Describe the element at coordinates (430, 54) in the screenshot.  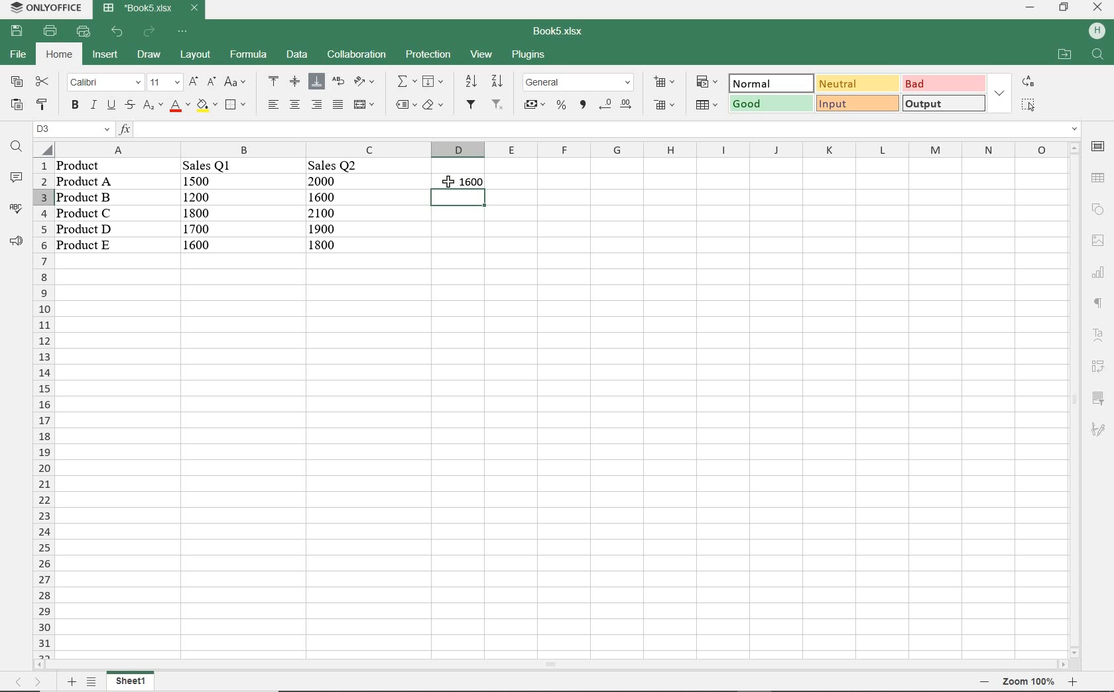
I see `protection` at that location.